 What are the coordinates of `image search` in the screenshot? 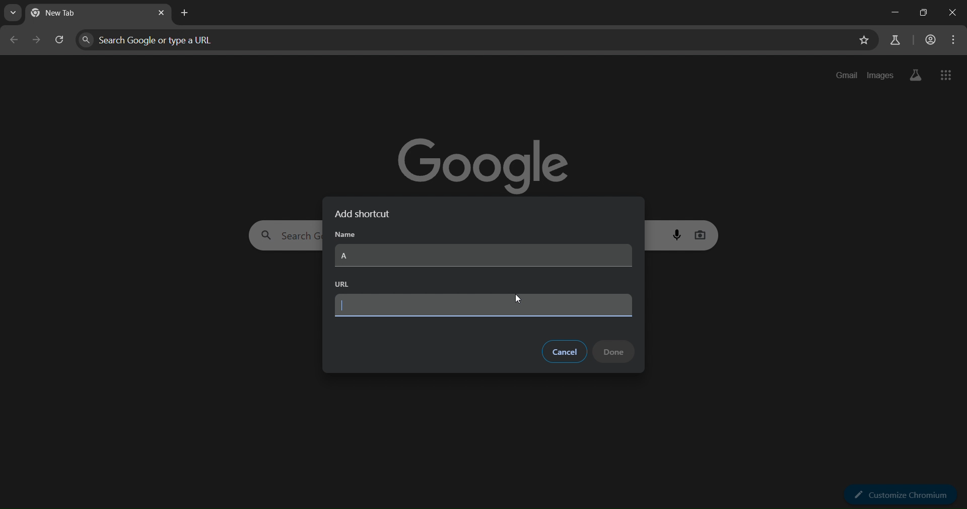 It's located at (702, 233).